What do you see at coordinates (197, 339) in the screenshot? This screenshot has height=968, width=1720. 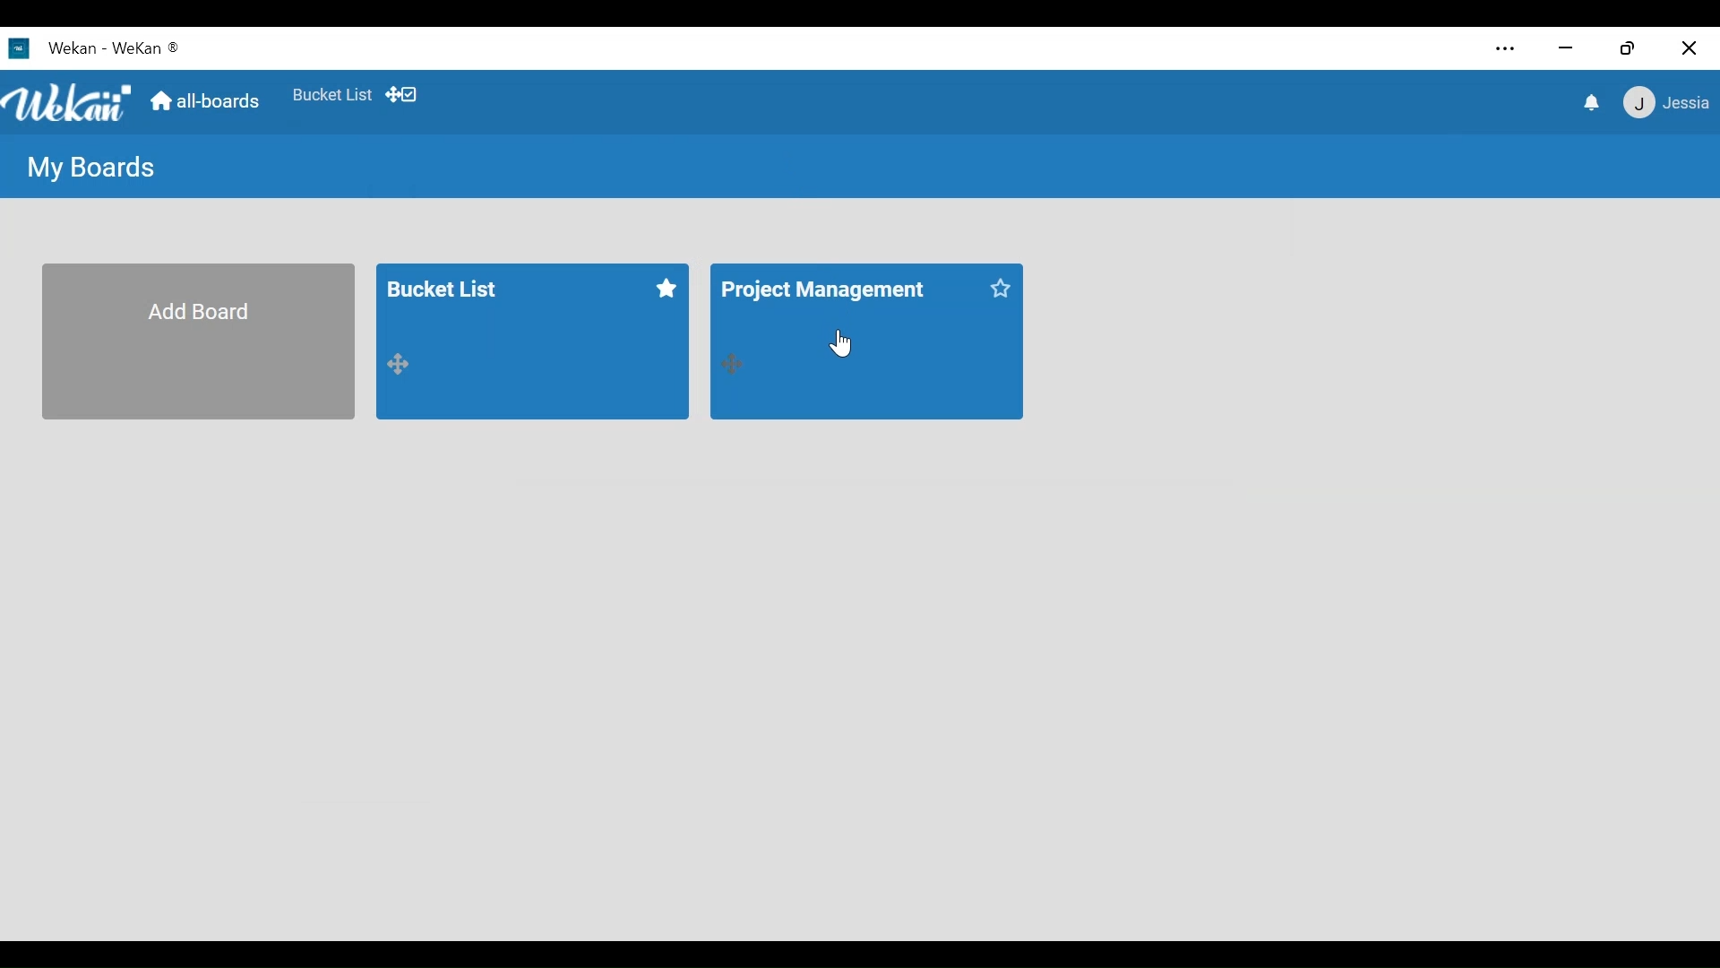 I see `Add Board` at bounding box center [197, 339].